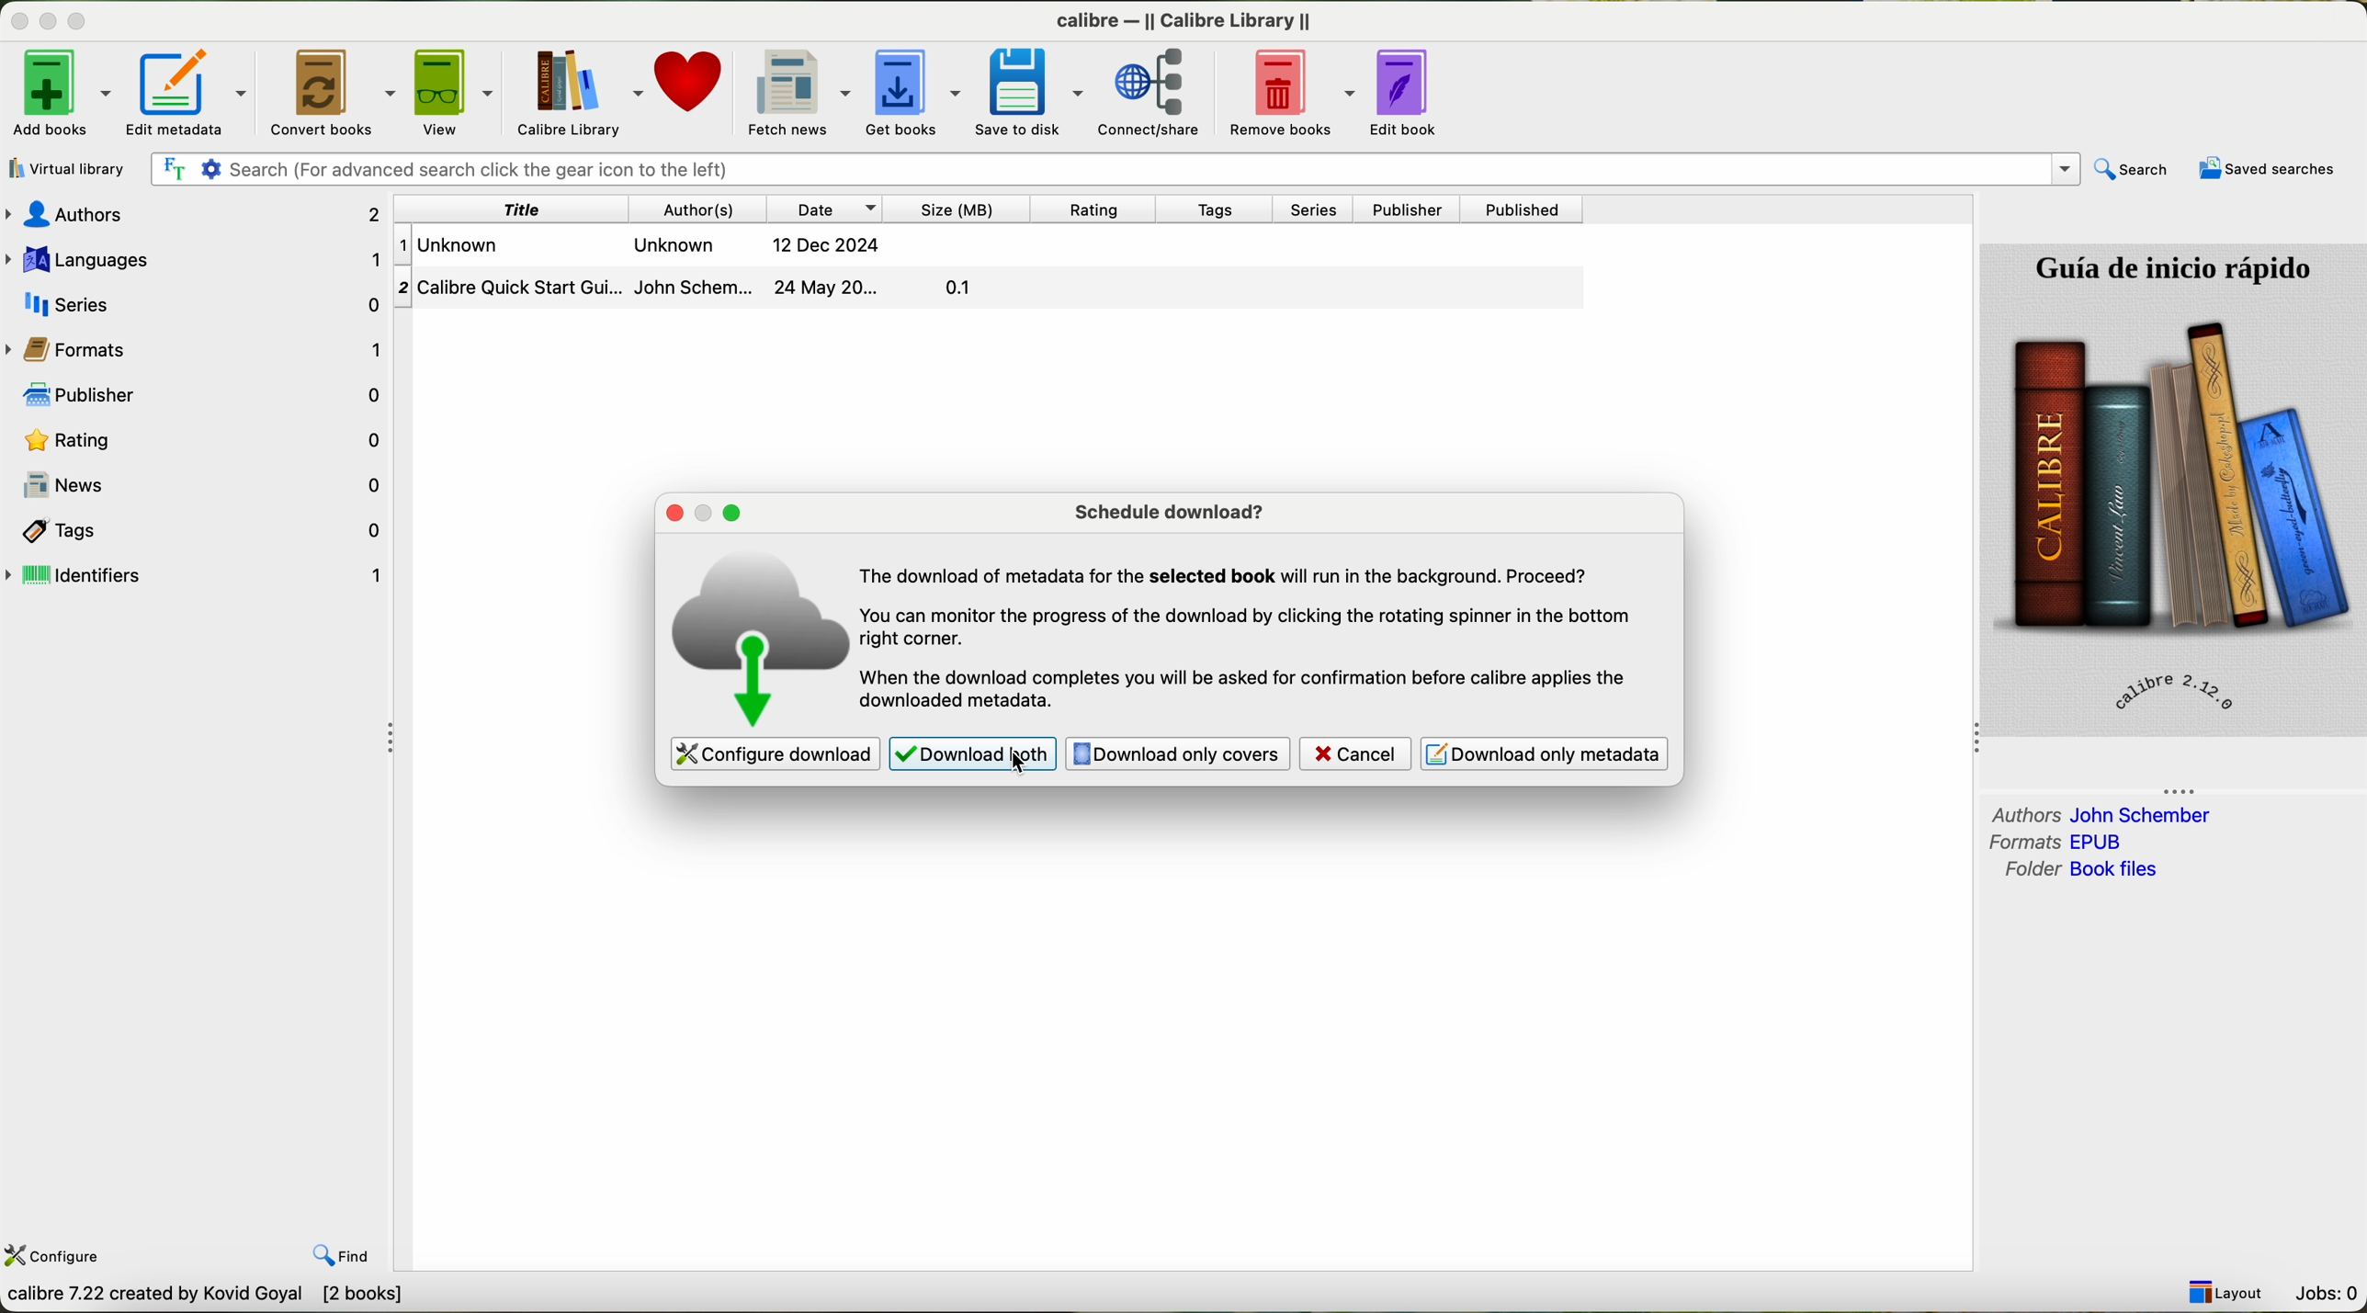 Image resolution: width=2367 pixels, height=1313 pixels. I want to click on edit metadata, so click(195, 89).